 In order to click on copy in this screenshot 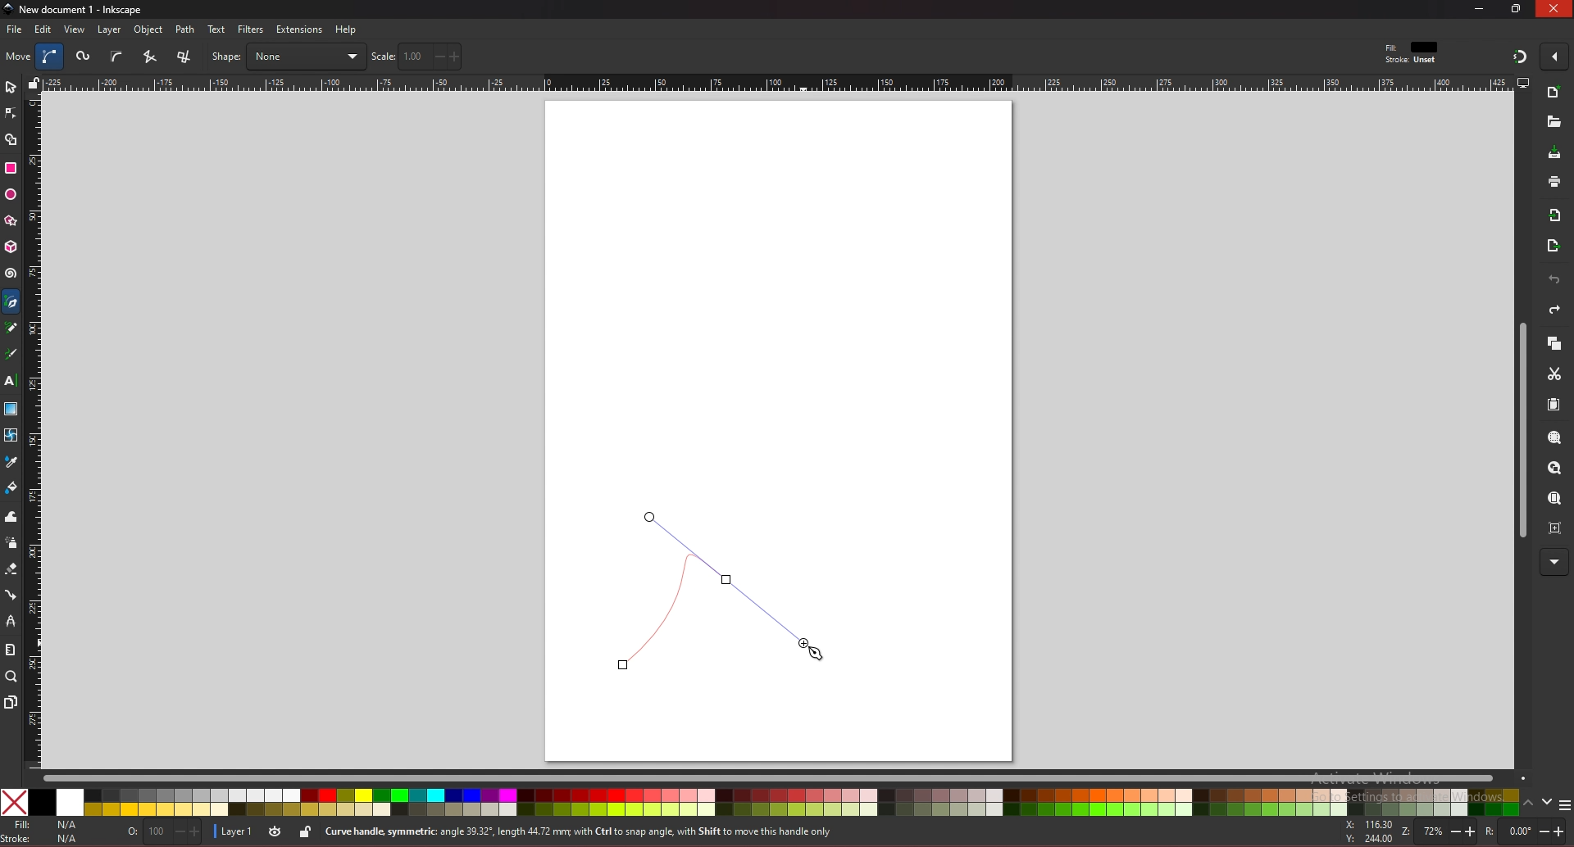, I will do `click(1554, 344)`.